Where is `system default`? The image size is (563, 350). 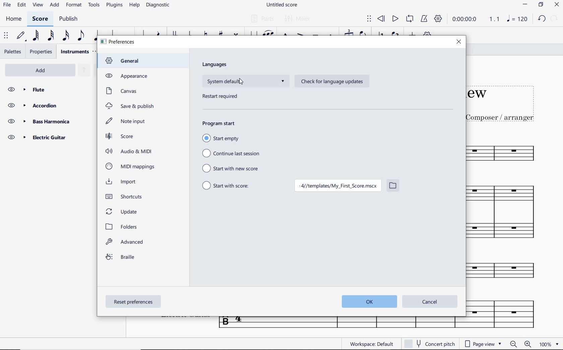
system default is located at coordinates (245, 81).